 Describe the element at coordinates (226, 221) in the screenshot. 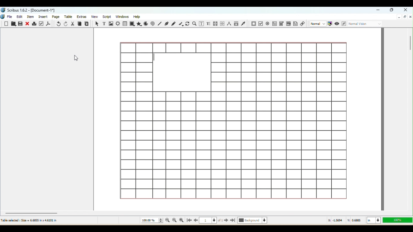

I see `Go to the next page` at that location.